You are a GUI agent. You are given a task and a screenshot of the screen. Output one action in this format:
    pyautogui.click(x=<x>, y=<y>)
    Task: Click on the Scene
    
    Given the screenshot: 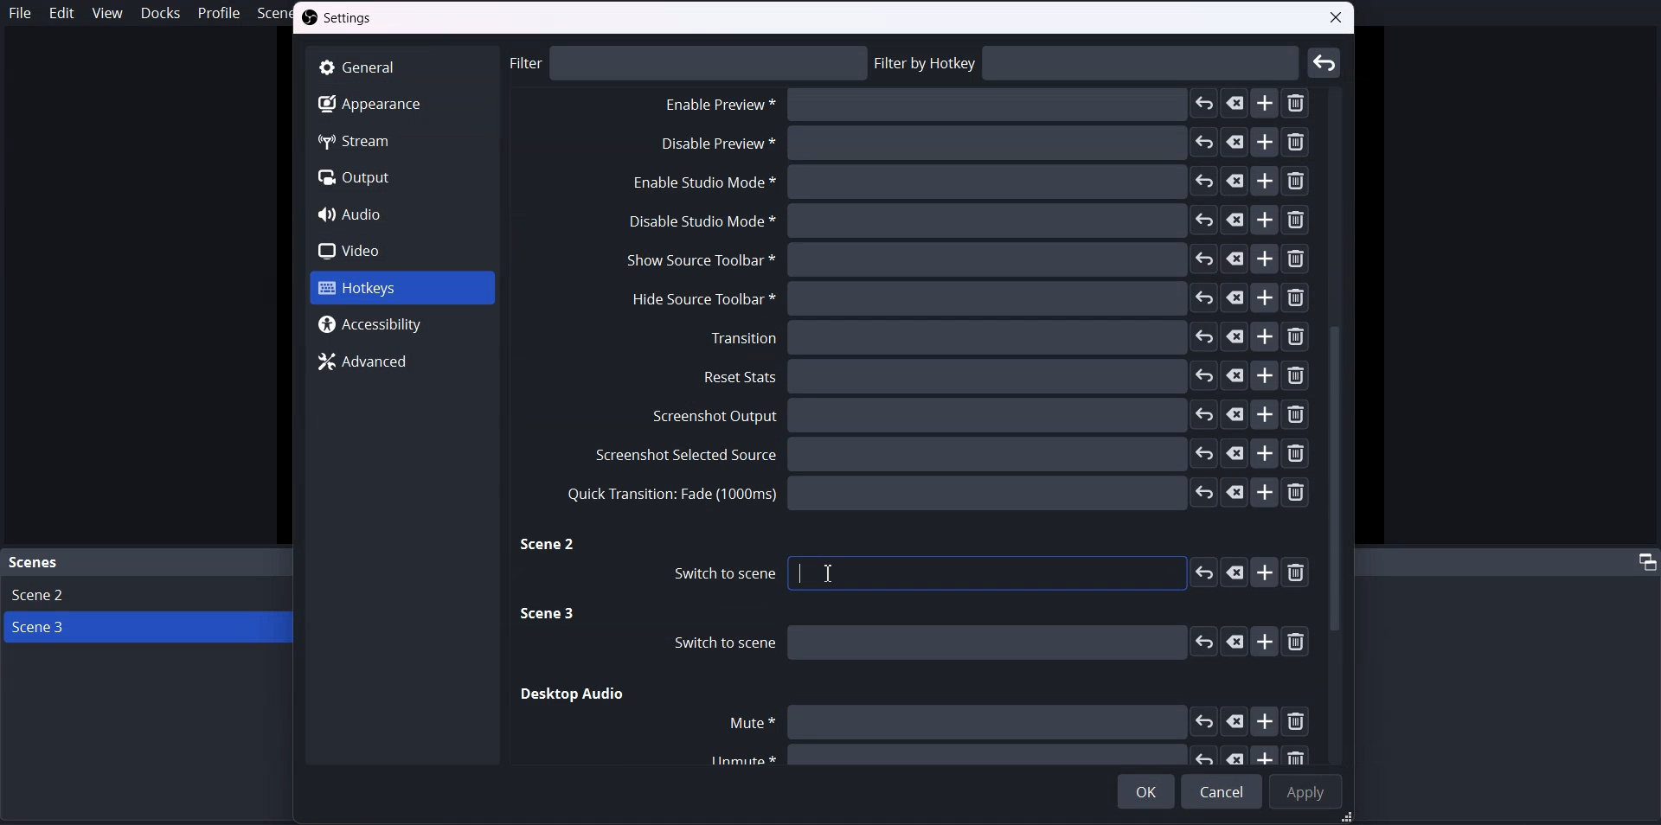 What is the action you would take?
    pyautogui.click(x=35, y=563)
    